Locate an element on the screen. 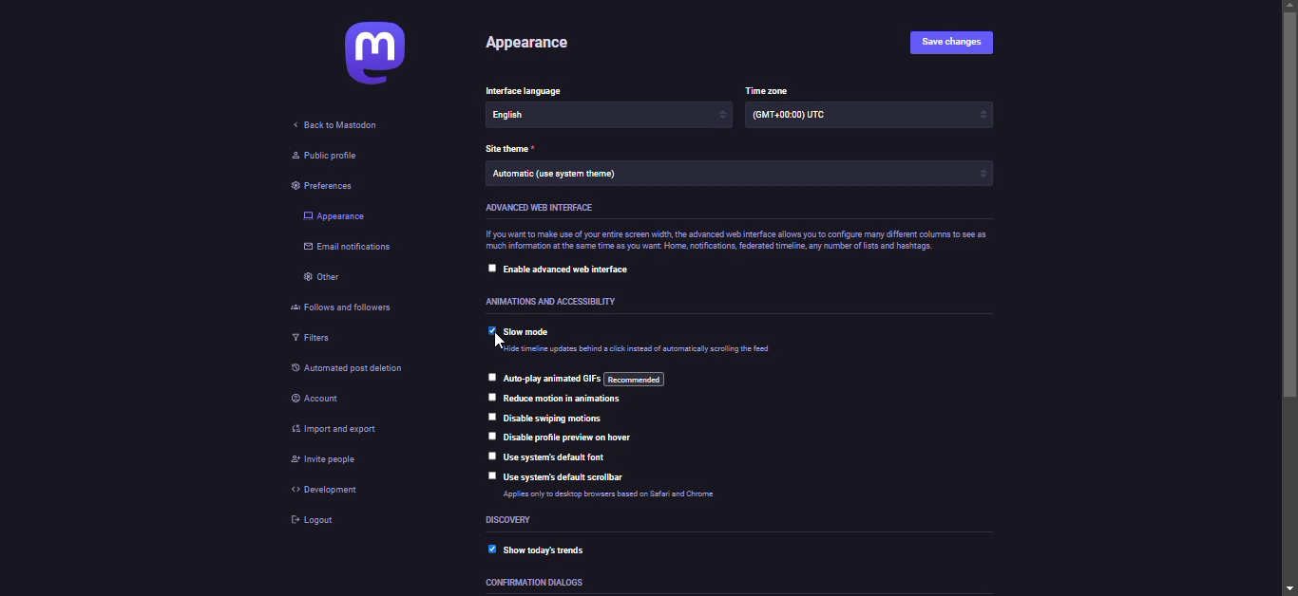 Image resolution: width=1298 pixels, height=596 pixels. click to select is located at coordinates (490, 417).